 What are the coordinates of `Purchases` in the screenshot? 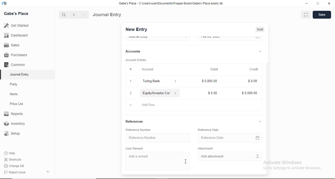 It's located at (15, 55).